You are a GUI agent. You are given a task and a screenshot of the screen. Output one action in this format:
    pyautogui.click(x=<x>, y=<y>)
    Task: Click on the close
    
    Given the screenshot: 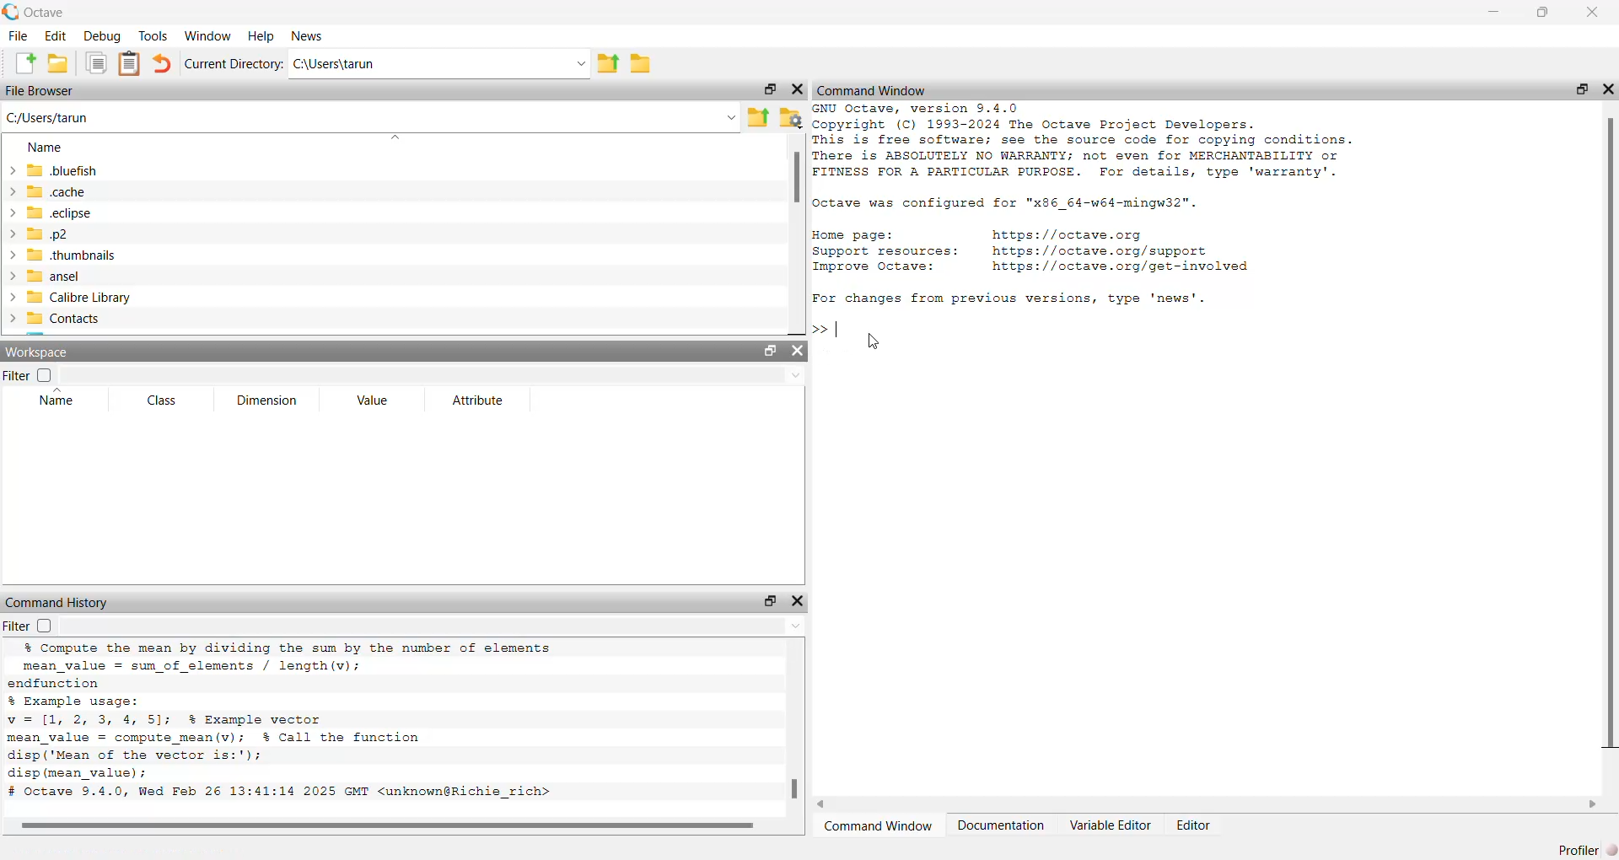 What is the action you would take?
    pyautogui.click(x=1592, y=12)
    